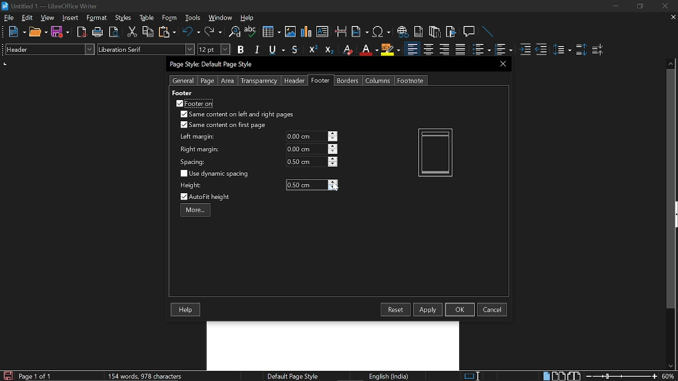  I want to click on Insert footnote, so click(435, 32).